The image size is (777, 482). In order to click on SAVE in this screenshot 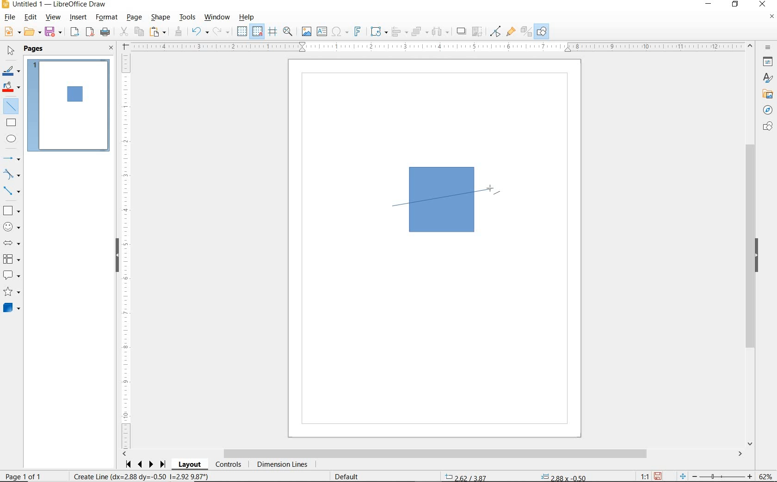, I will do `click(54, 32)`.